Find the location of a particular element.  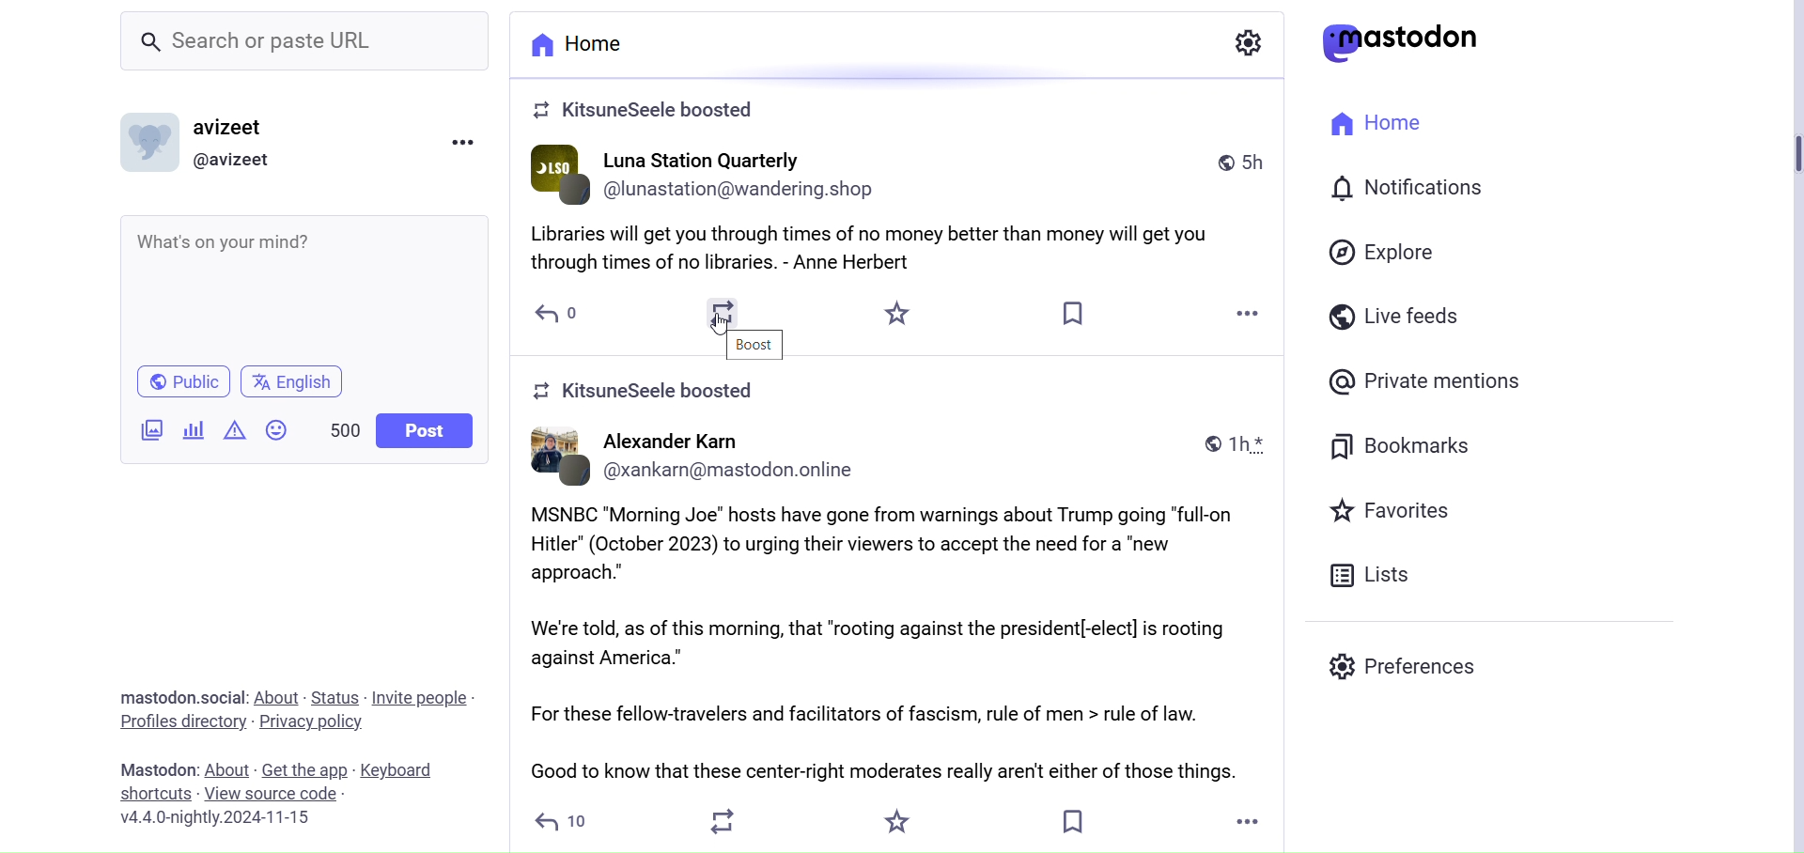

Social is located at coordinates (181, 697).